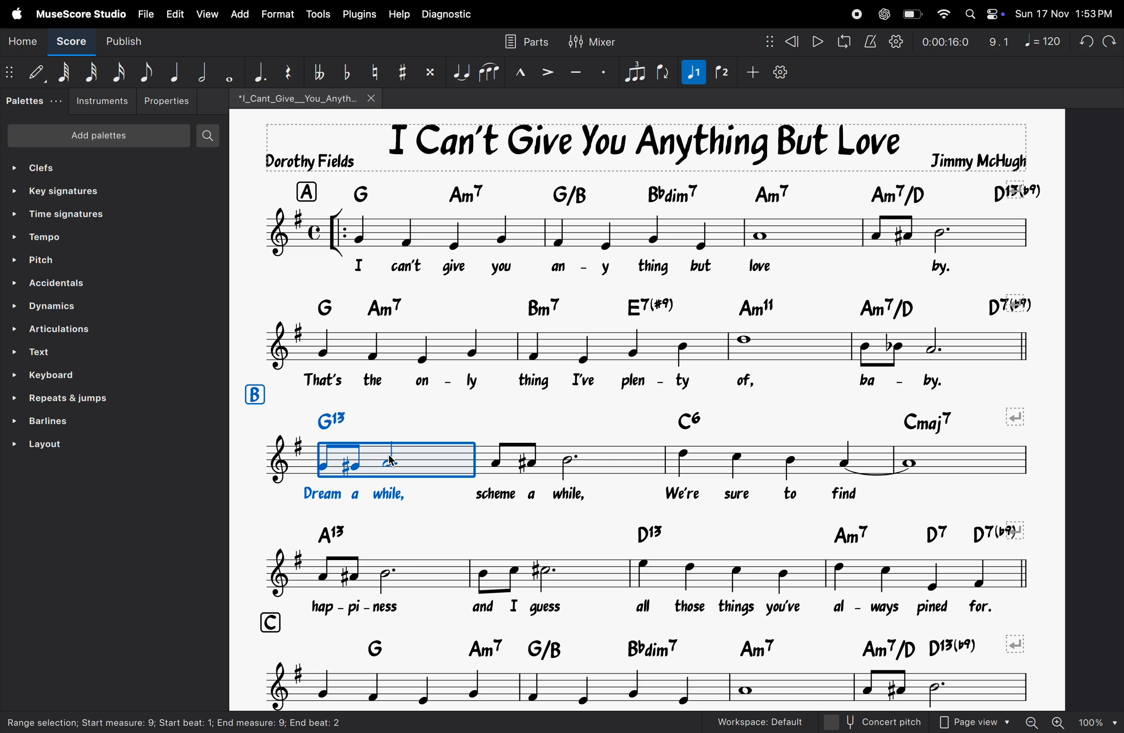  I want to click on Dynamics, so click(50, 306).